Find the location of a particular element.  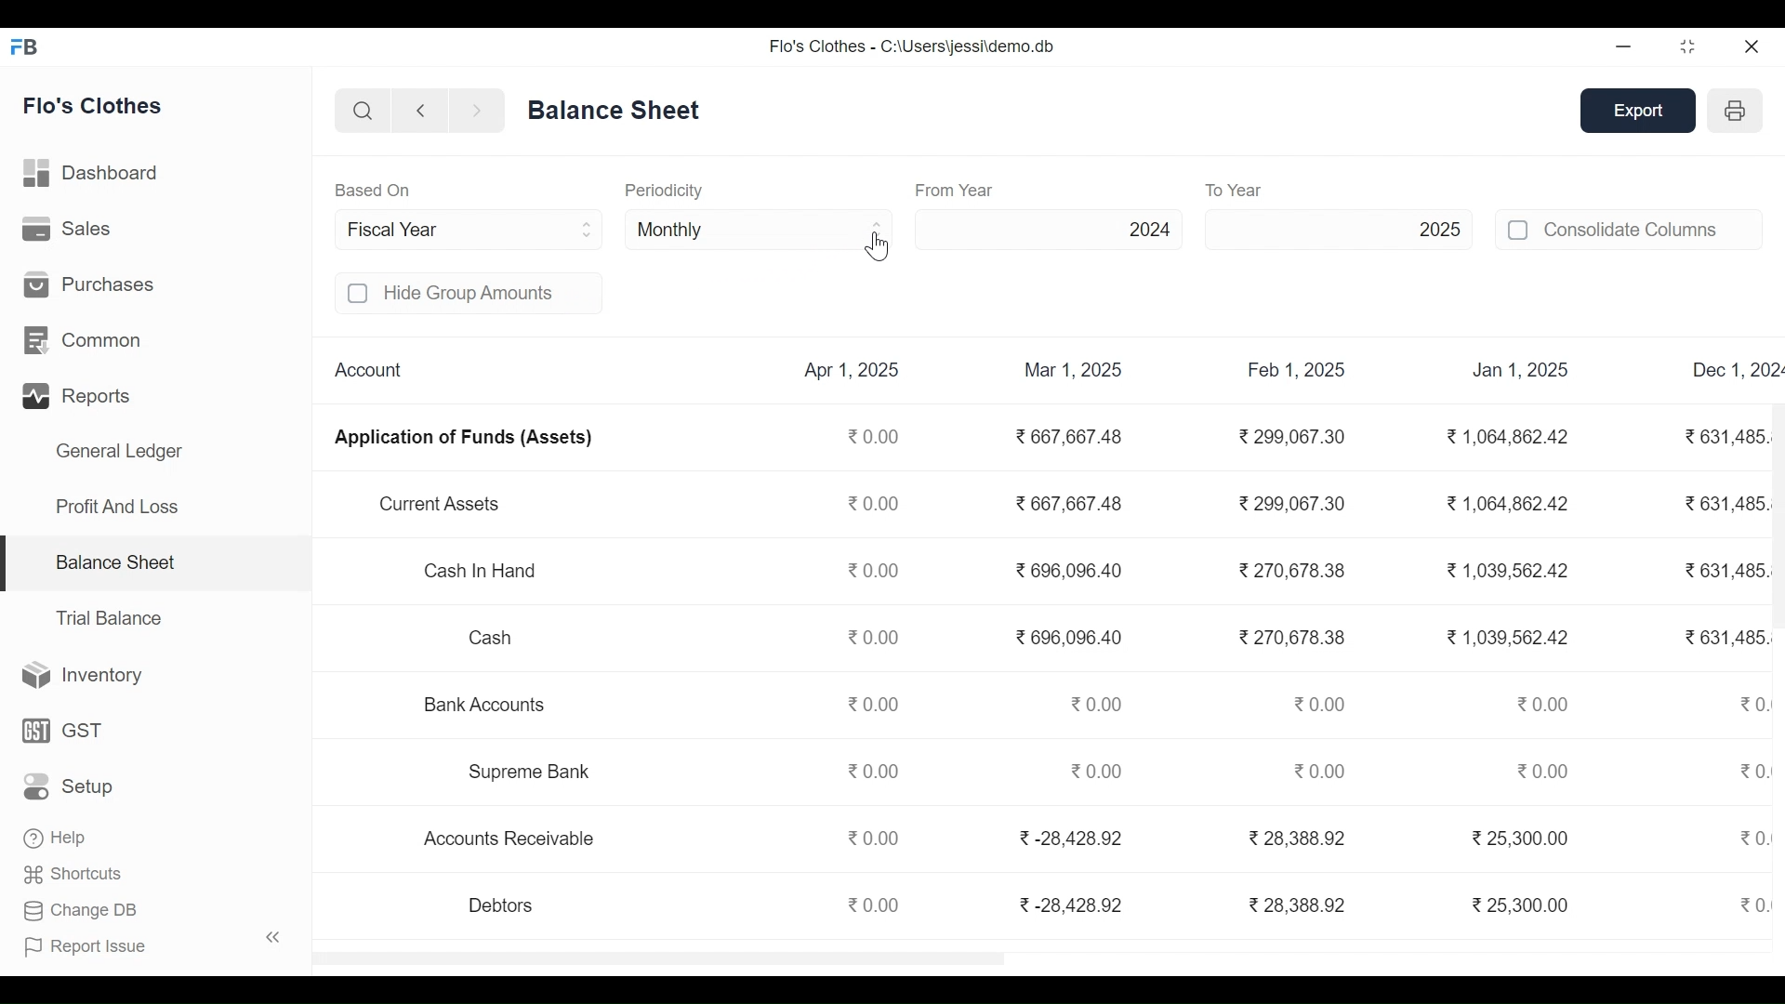

scrollbar is located at coordinates (658, 958).